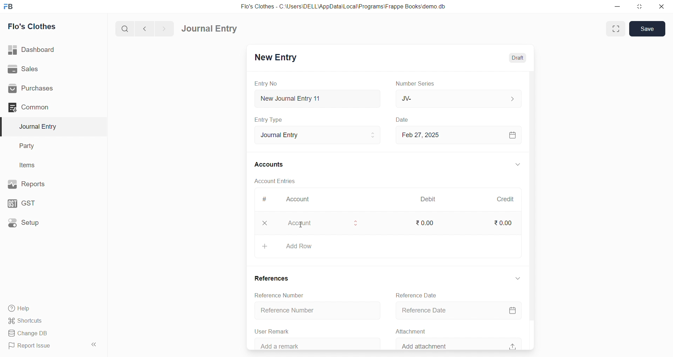 The height and width of the screenshot is (357, 673). I want to click on Journal Entry, so click(318, 135).